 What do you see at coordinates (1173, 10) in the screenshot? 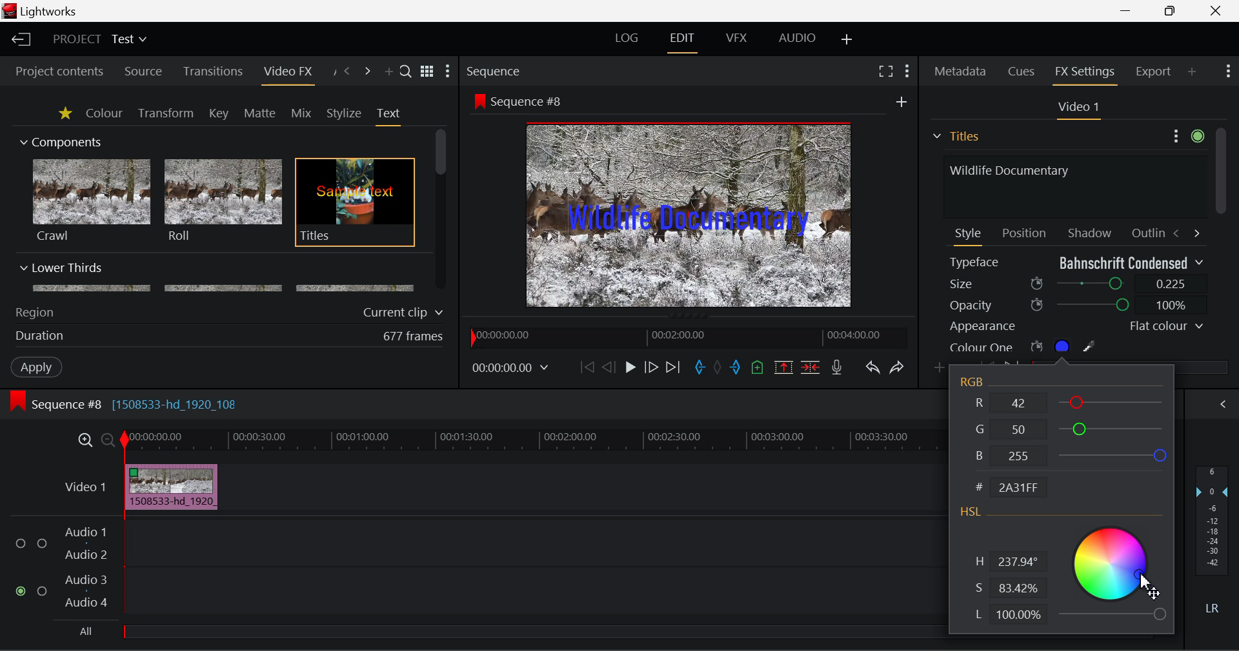
I see `Minimize` at bounding box center [1173, 10].